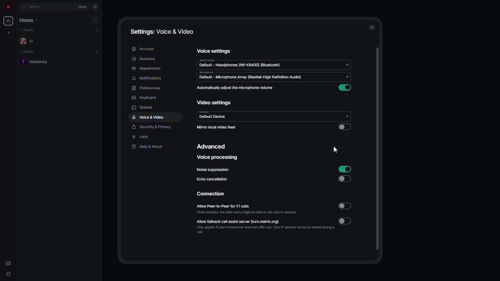 The width and height of the screenshot is (500, 281). I want to click on add, so click(97, 30).